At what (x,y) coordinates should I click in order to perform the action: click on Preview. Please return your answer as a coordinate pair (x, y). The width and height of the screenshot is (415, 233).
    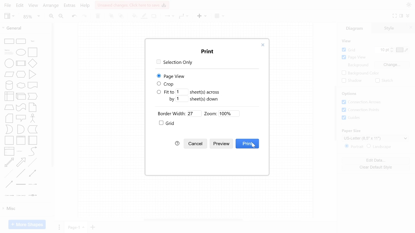
    Looking at the image, I should click on (220, 144).